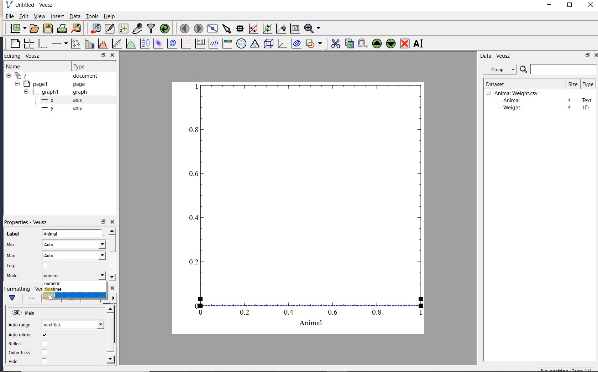 Image resolution: width=598 pixels, height=372 pixels. I want to click on Reflect, so click(19, 344).